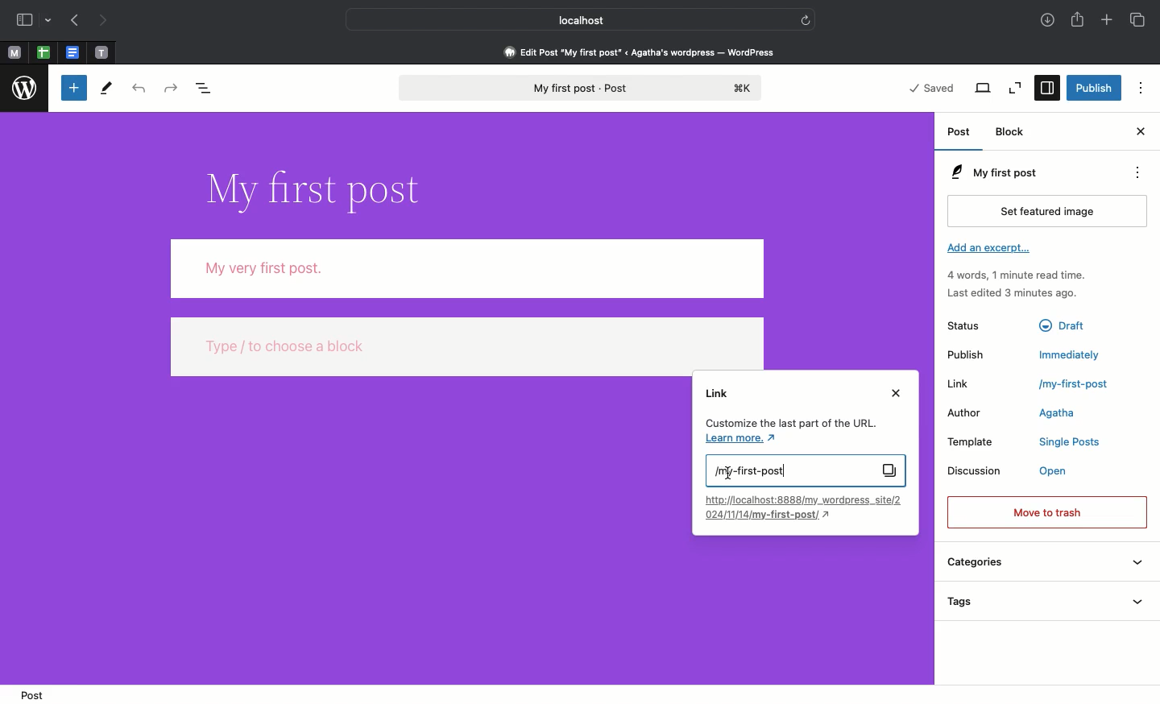  What do you see at coordinates (1047, 210) in the screenshot?
I see `Set featured image` at bounding box center [1047, 210].